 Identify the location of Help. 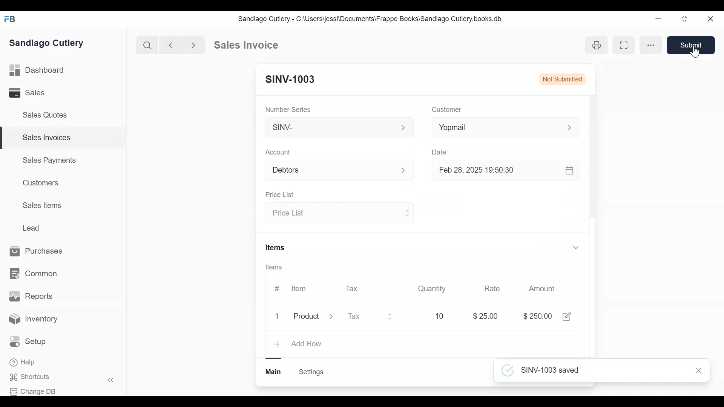
(23, 362).